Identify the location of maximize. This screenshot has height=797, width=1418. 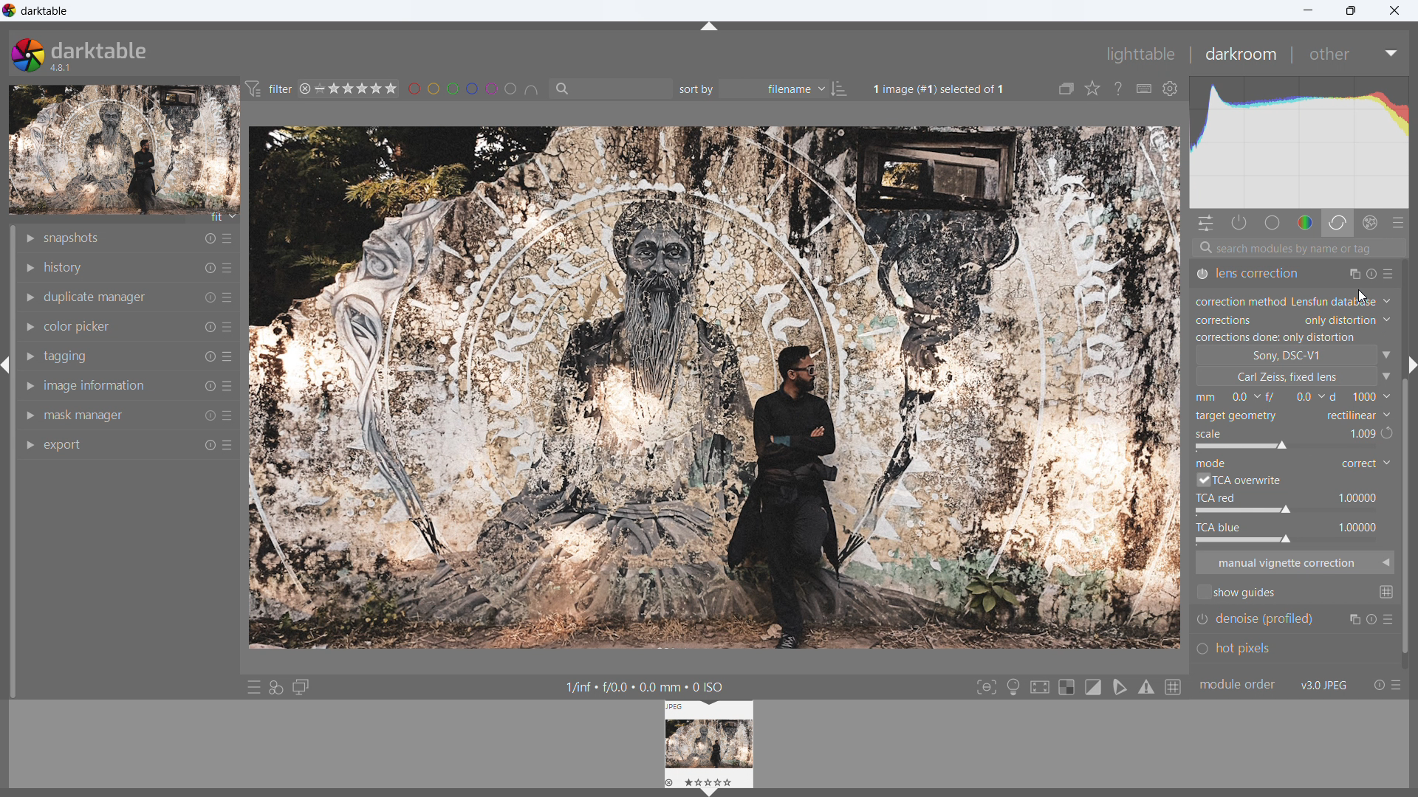
(1351, 11).